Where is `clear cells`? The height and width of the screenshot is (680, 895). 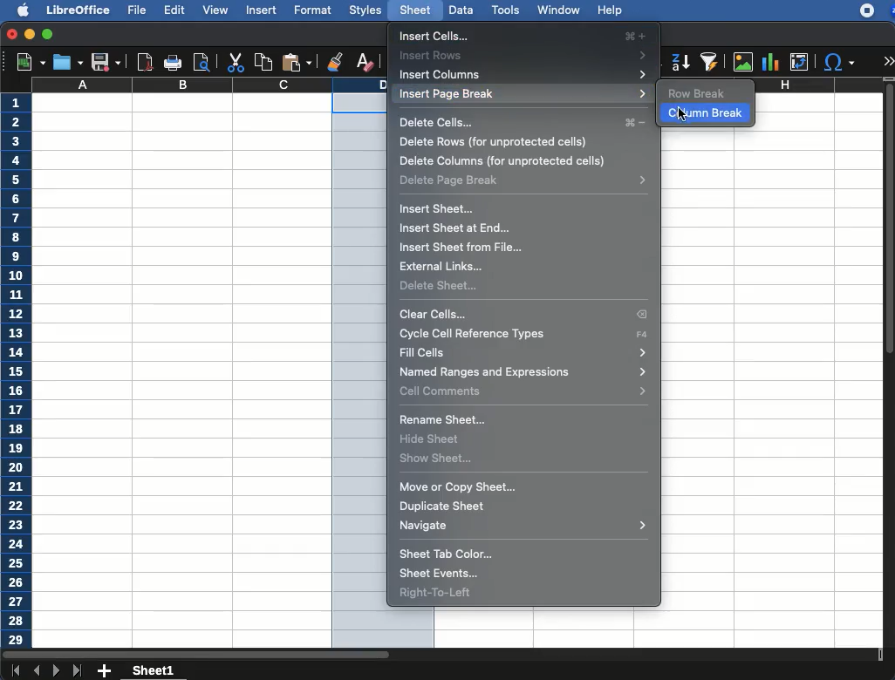 clear cells is located at coordinates (524, 315).